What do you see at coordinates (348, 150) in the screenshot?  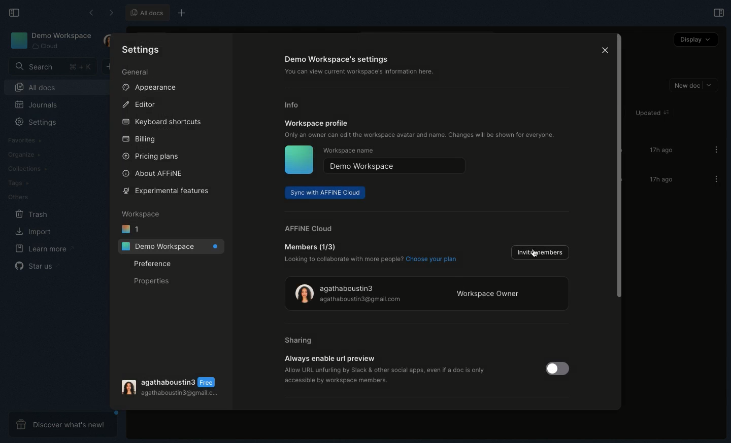 I see `Workspace name` at bounding box center [348, 150].